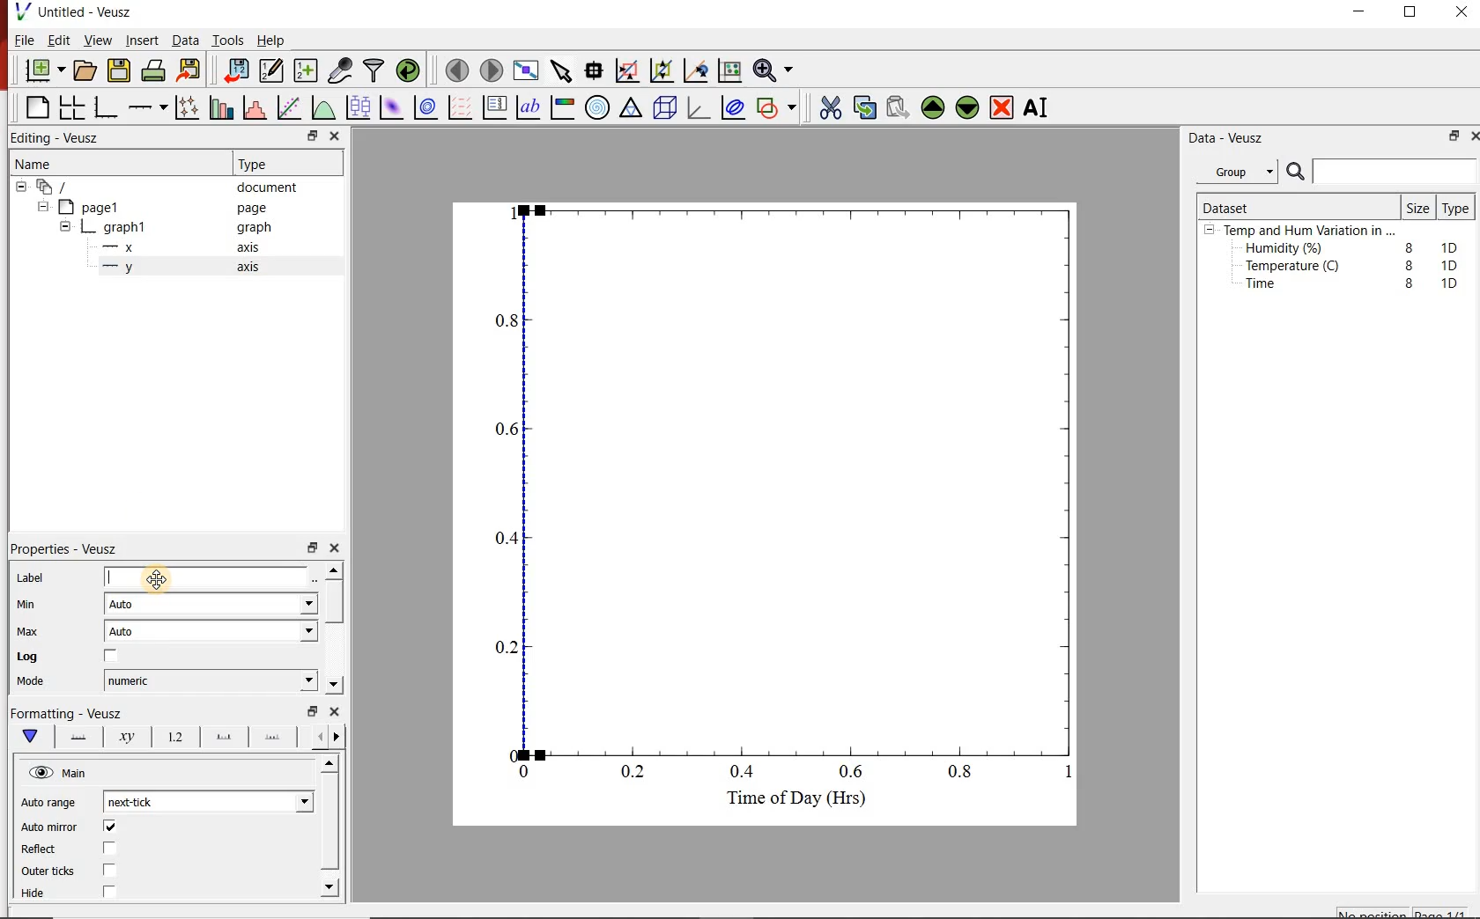 The image size is (1480, 919). I want to click on Zoom functions menu, so click(773, 70).